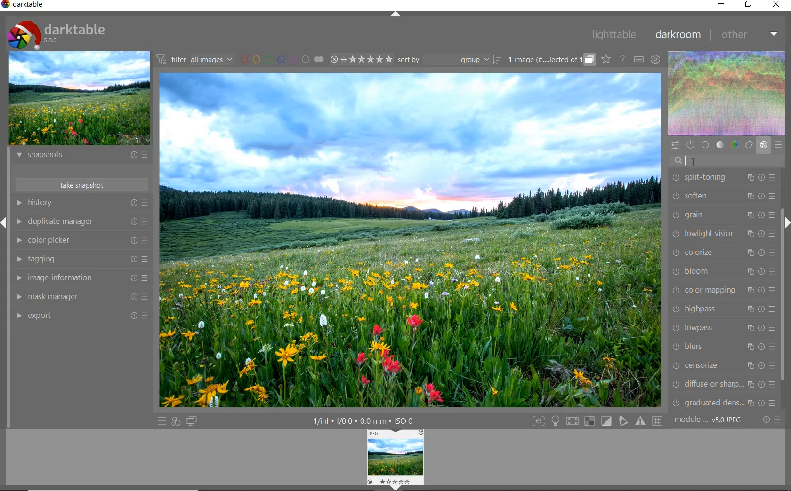 This screenshot has width=791, height=491. Describe the element at coordinates (614, 35) in the screenshot. I see `lighttable` at that location.